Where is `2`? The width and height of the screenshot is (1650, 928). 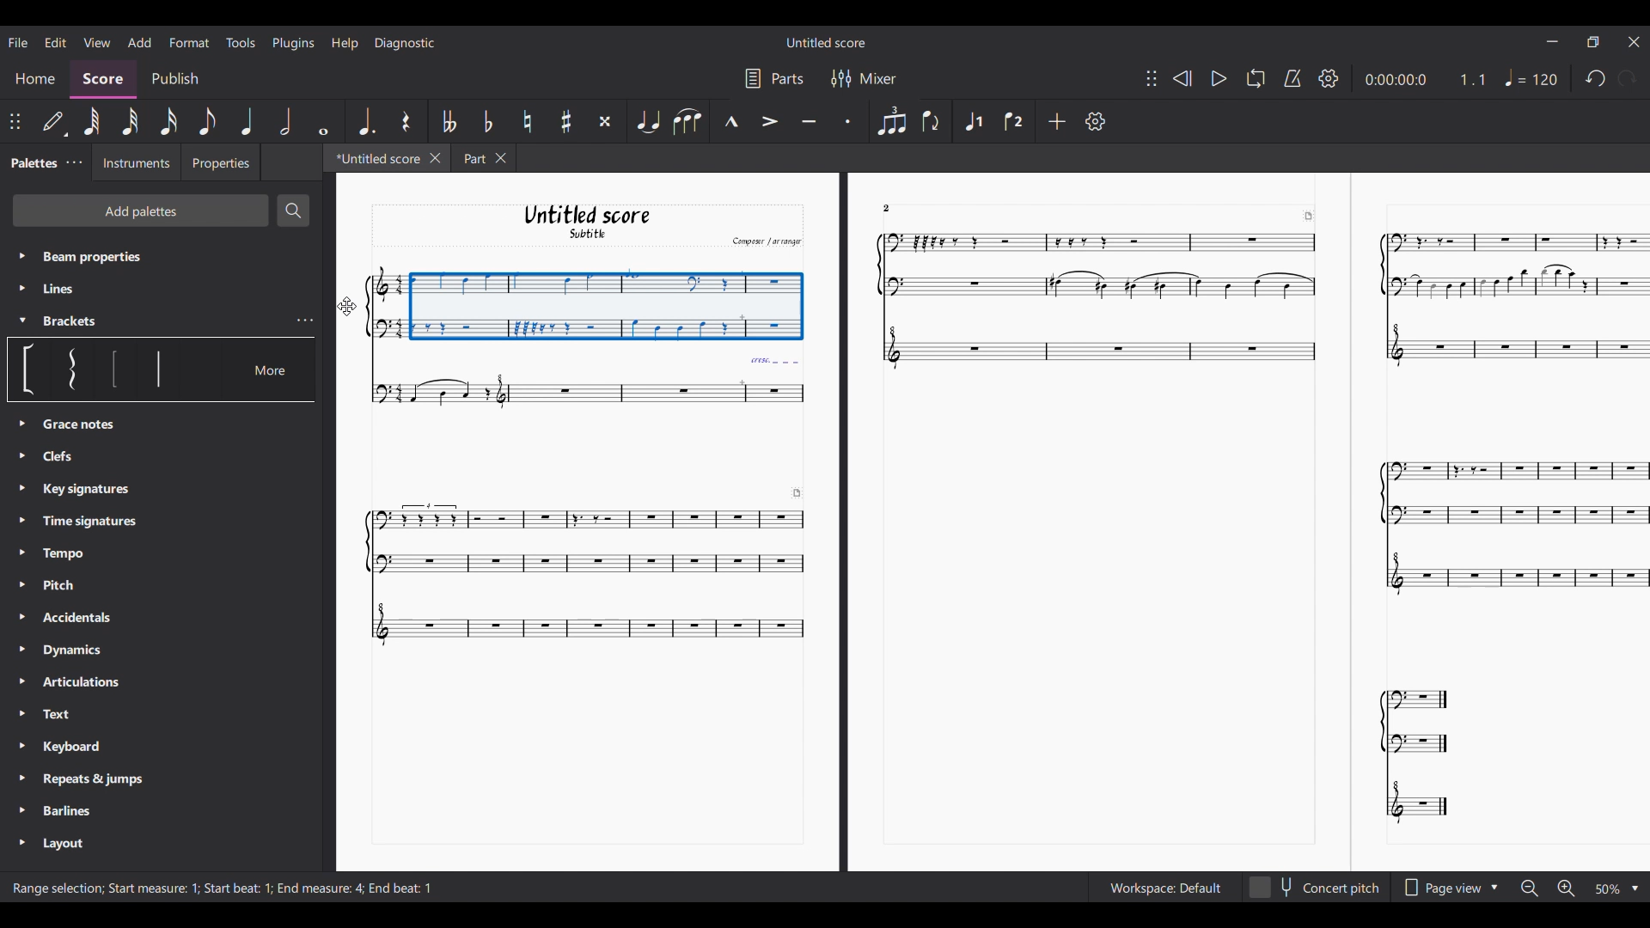
2 is located at coordinates (897, 207).